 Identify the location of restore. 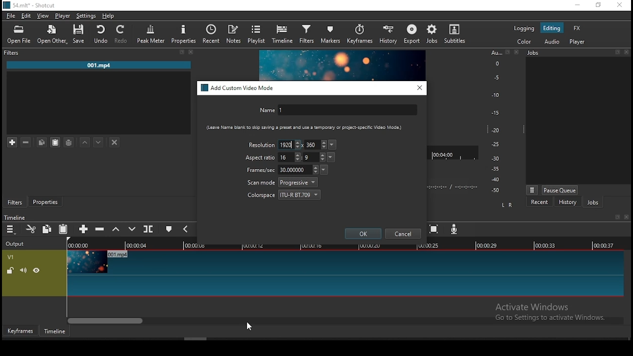
(181, 52).